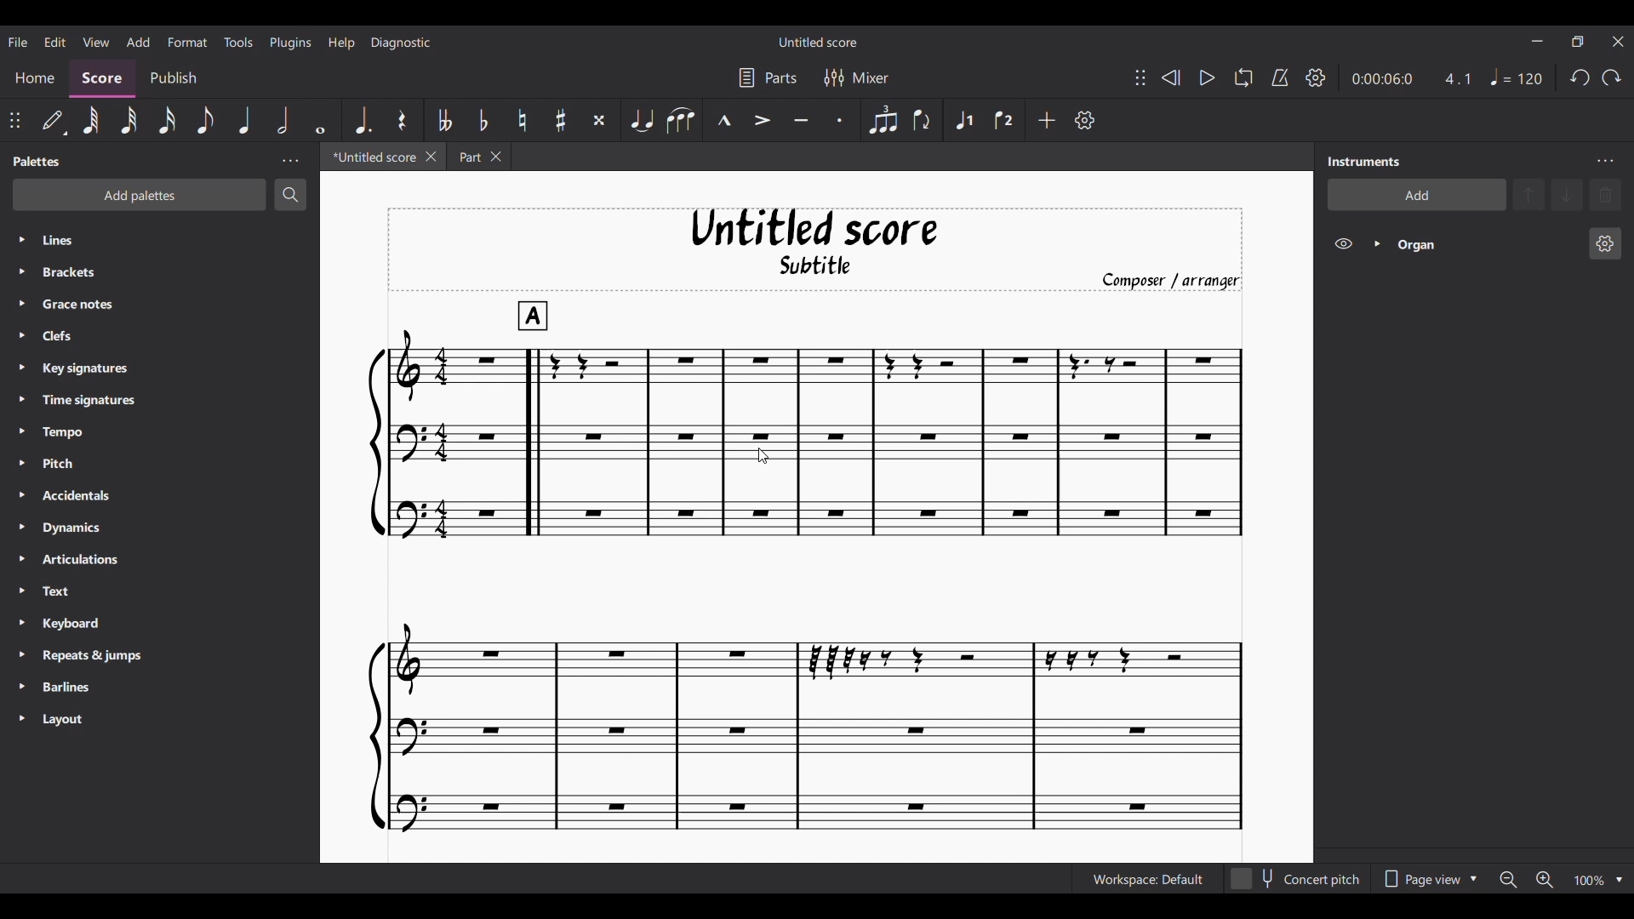  What do you see at coordinates (34, 78) in the screenshot?
I see `Home section` at bounding box center [34, 78].